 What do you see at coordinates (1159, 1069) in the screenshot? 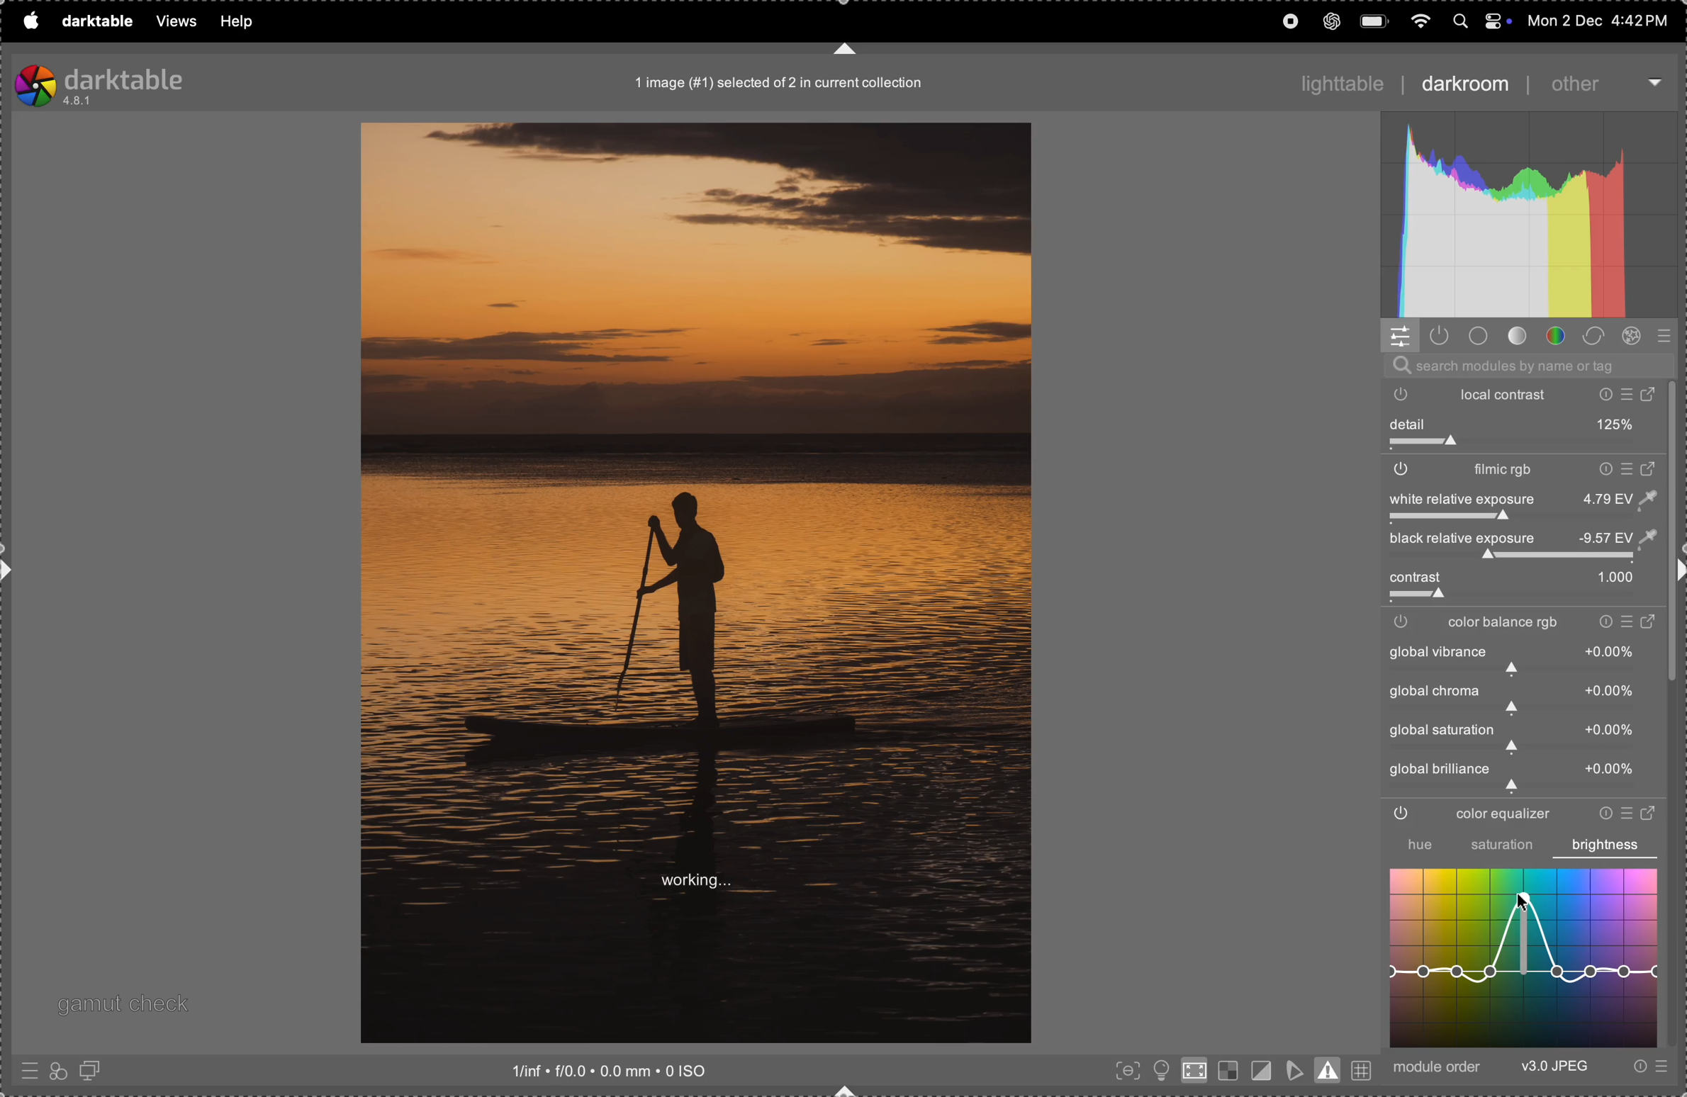
I see `toggle iso` at bounding box center [1159, 1069].